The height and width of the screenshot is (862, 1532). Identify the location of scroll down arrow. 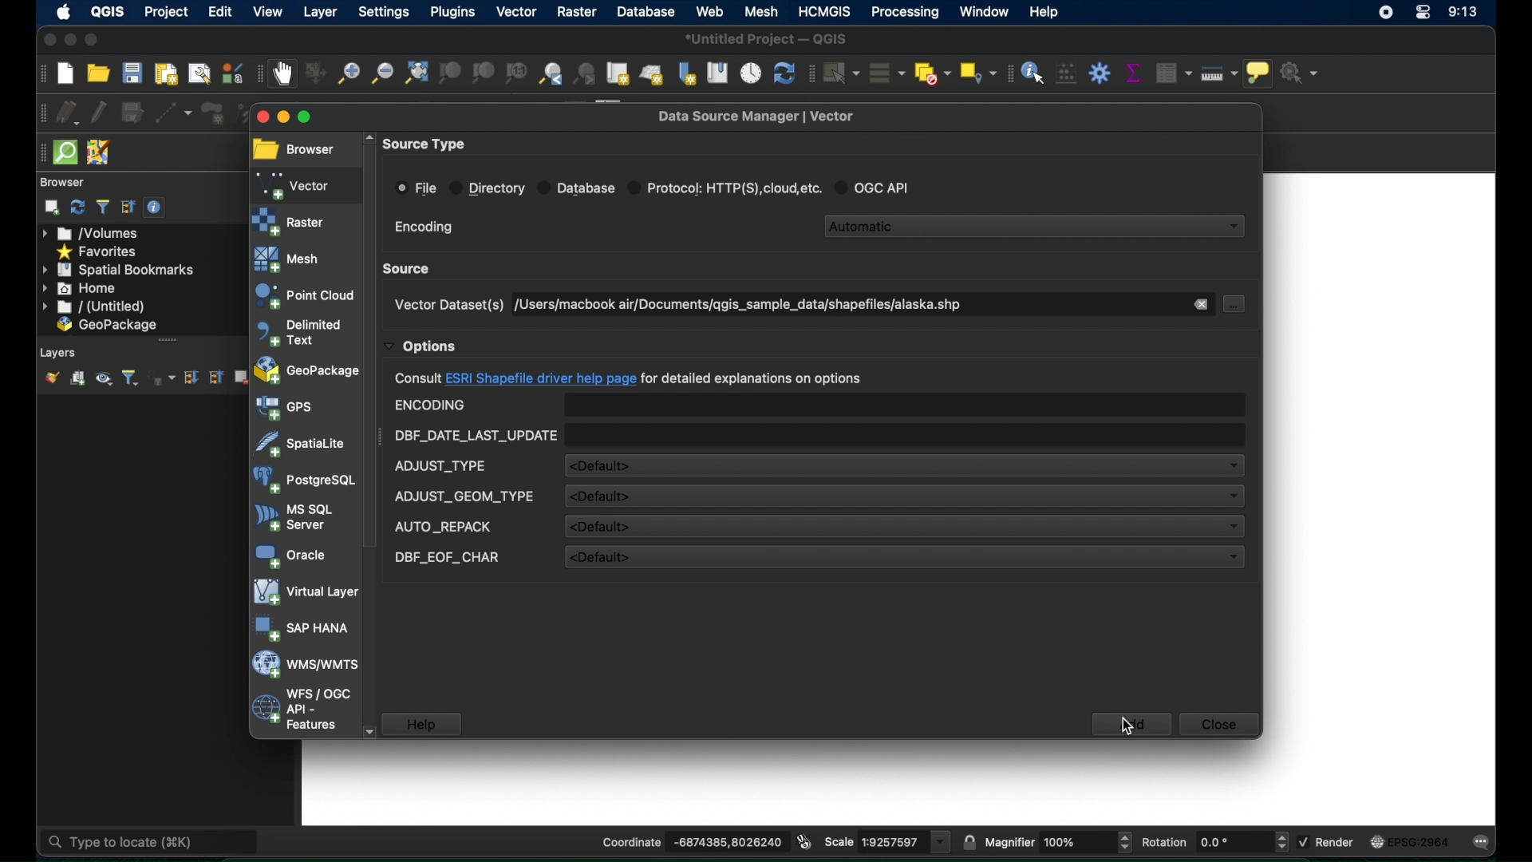
(369, 730).